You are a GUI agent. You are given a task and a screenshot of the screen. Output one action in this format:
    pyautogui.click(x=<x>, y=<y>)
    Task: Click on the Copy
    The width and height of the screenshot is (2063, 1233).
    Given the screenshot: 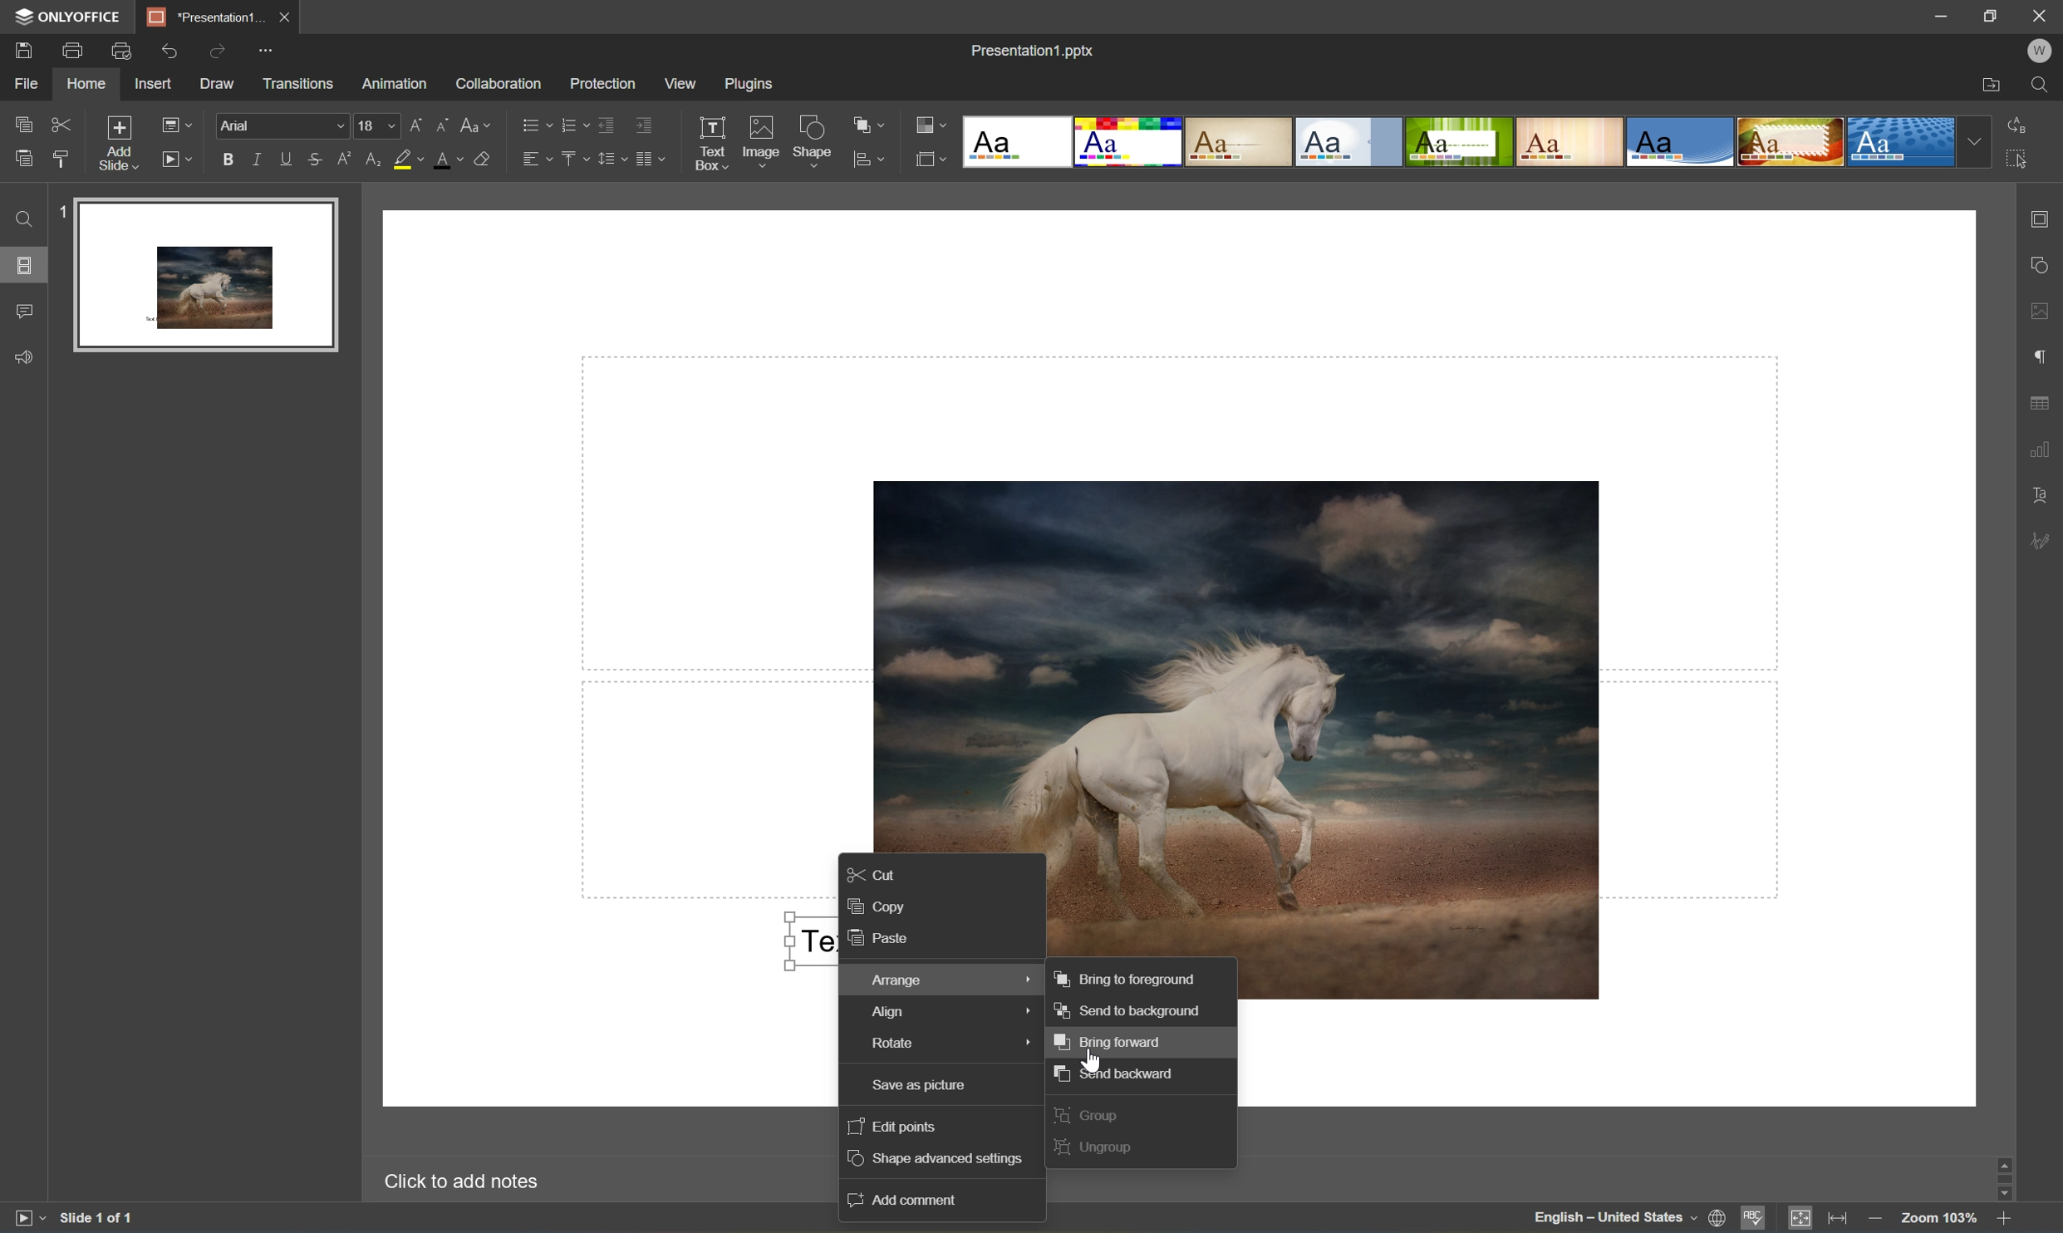 What is the action you would take?
    pyautogui.click(x=25, y=120)
    